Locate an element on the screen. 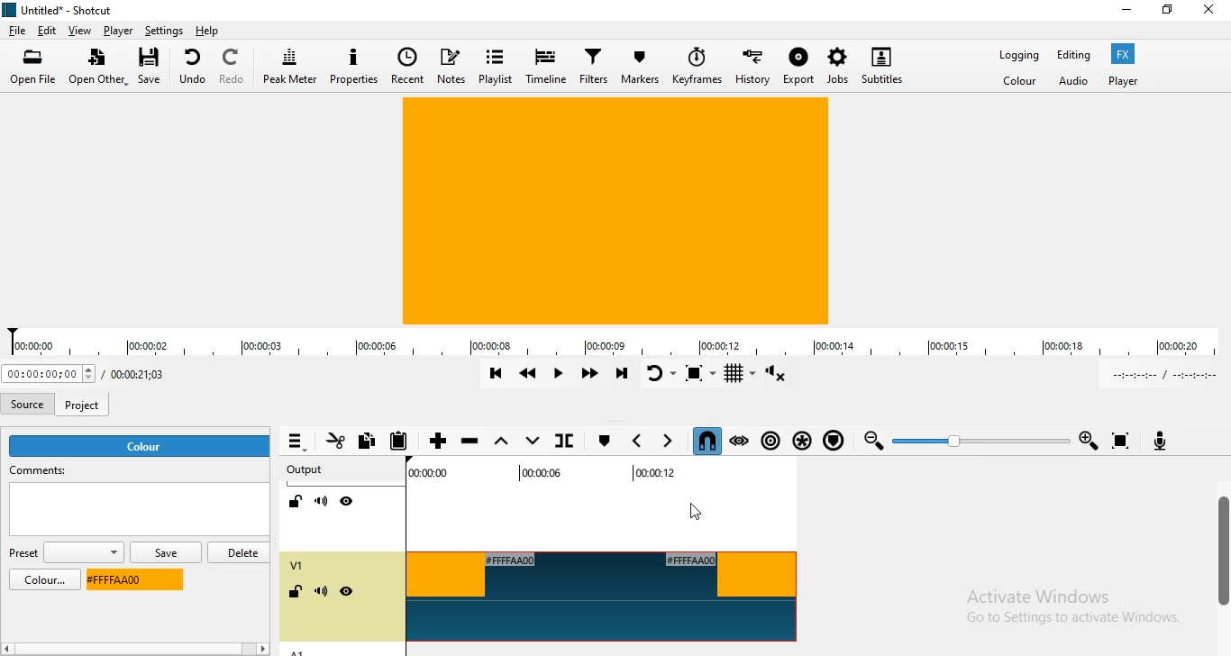 The height and width of the screenshot is (656, 1231). Zoom out is located at coordinates (870, 443).